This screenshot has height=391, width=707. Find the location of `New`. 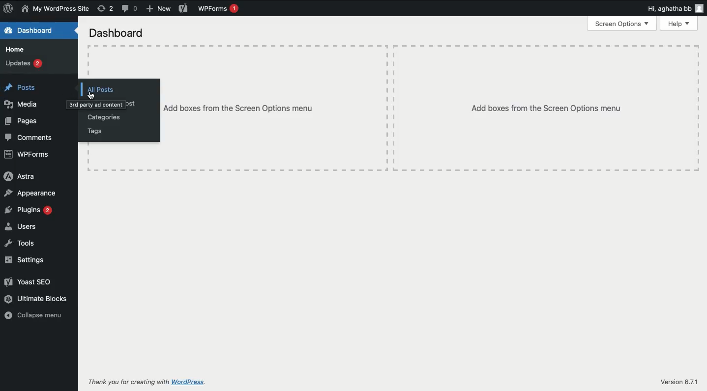

New is located at coordinates (160, 8).